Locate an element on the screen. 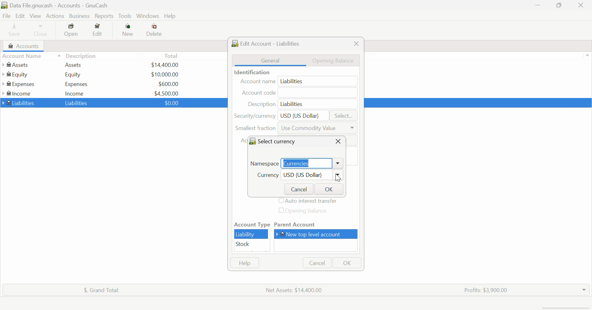 The image size is (592, 310). Help is located at coordinates (245, 263).